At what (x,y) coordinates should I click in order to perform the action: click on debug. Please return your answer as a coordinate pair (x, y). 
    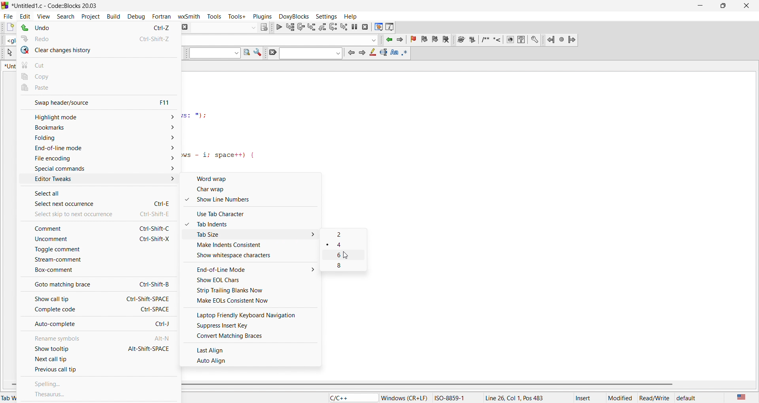
    Looking at the image, I should click on (137, 16).